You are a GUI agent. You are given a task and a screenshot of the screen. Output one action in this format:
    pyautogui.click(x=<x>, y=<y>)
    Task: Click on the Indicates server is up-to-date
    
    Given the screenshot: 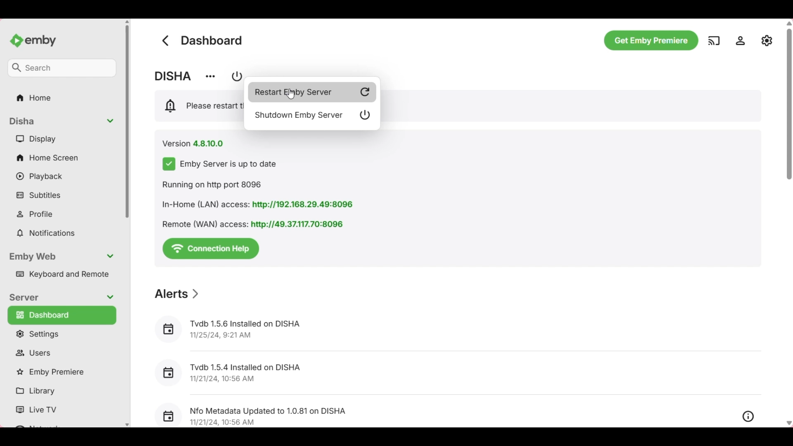 What is the action you would take?
    pyautogui.click(x=220, y=164)
    